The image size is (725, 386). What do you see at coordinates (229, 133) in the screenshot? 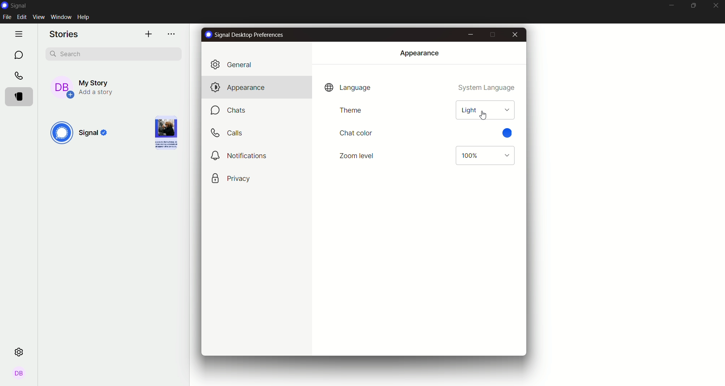
I see `calls` at bounding box center [229, 133].